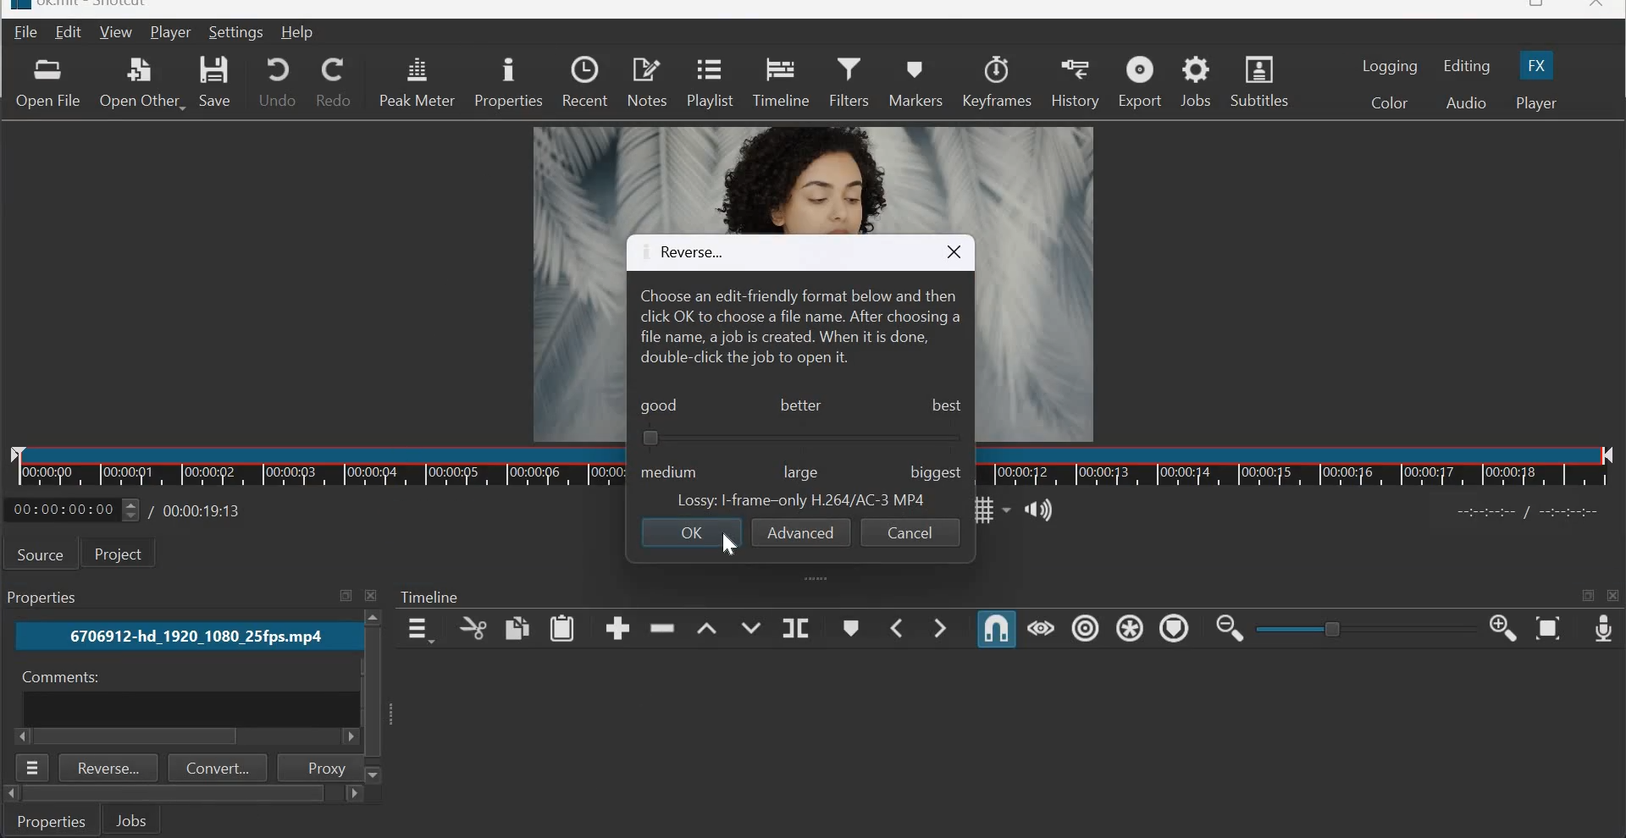 The height and width of the screenshot is (838, 1626). What do you see at coordinates (73, 510) in the screenshot?
I see `current position` at bounding box center [73, 510].